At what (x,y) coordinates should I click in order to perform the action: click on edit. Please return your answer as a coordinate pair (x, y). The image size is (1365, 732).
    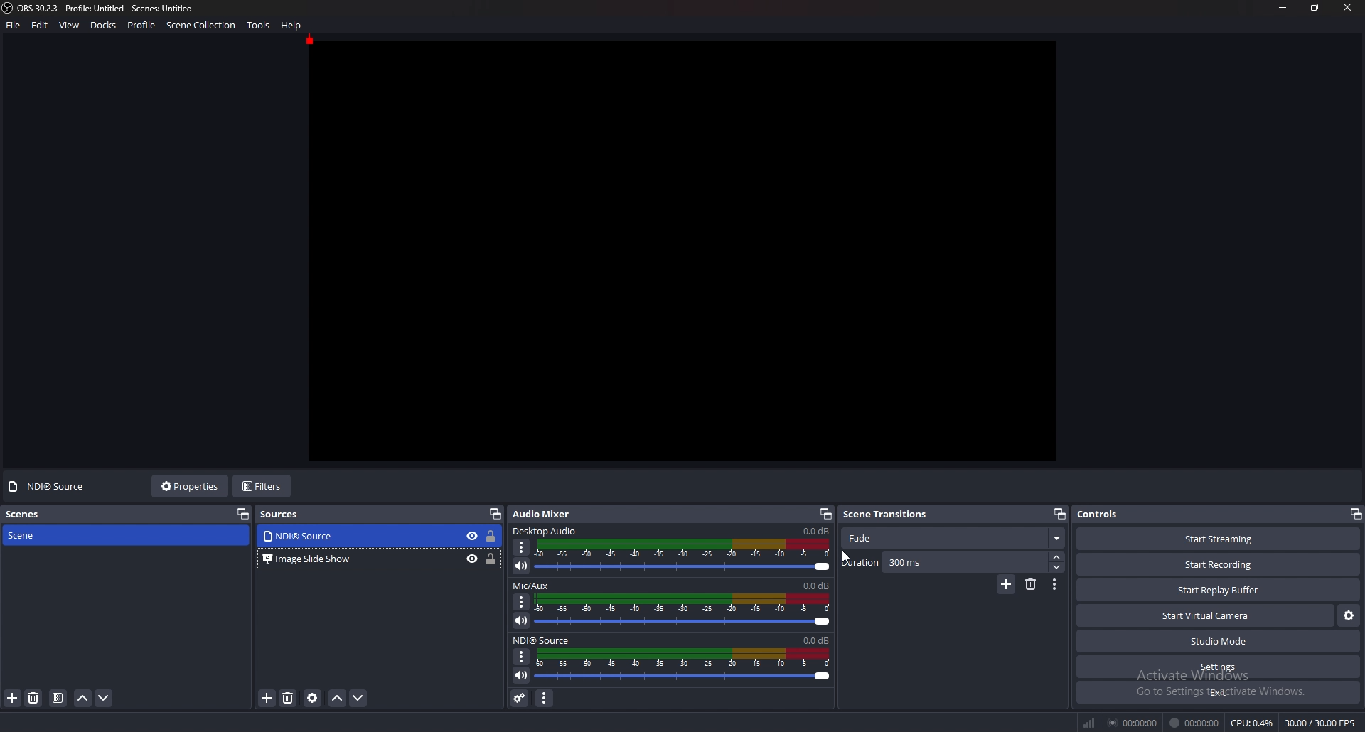
    Looking at the image, I should click on (41, 25).